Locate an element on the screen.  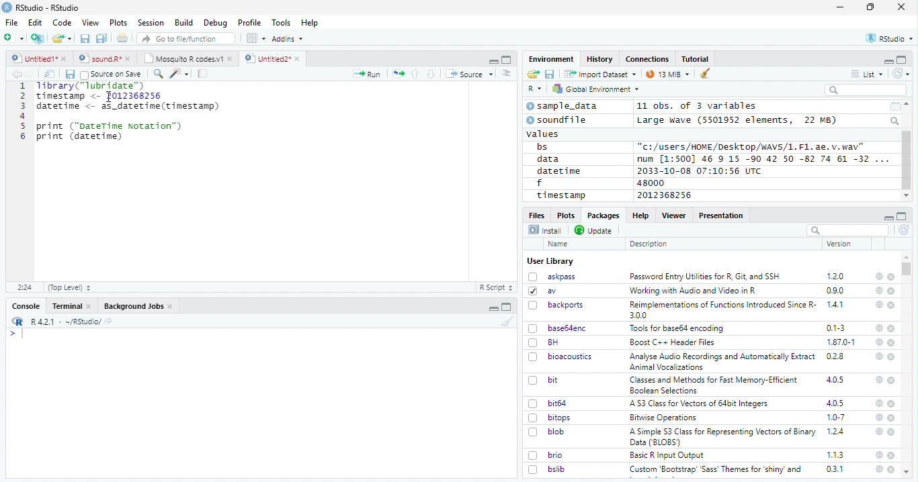
Go to previous section is located at coordinates (416, 74).